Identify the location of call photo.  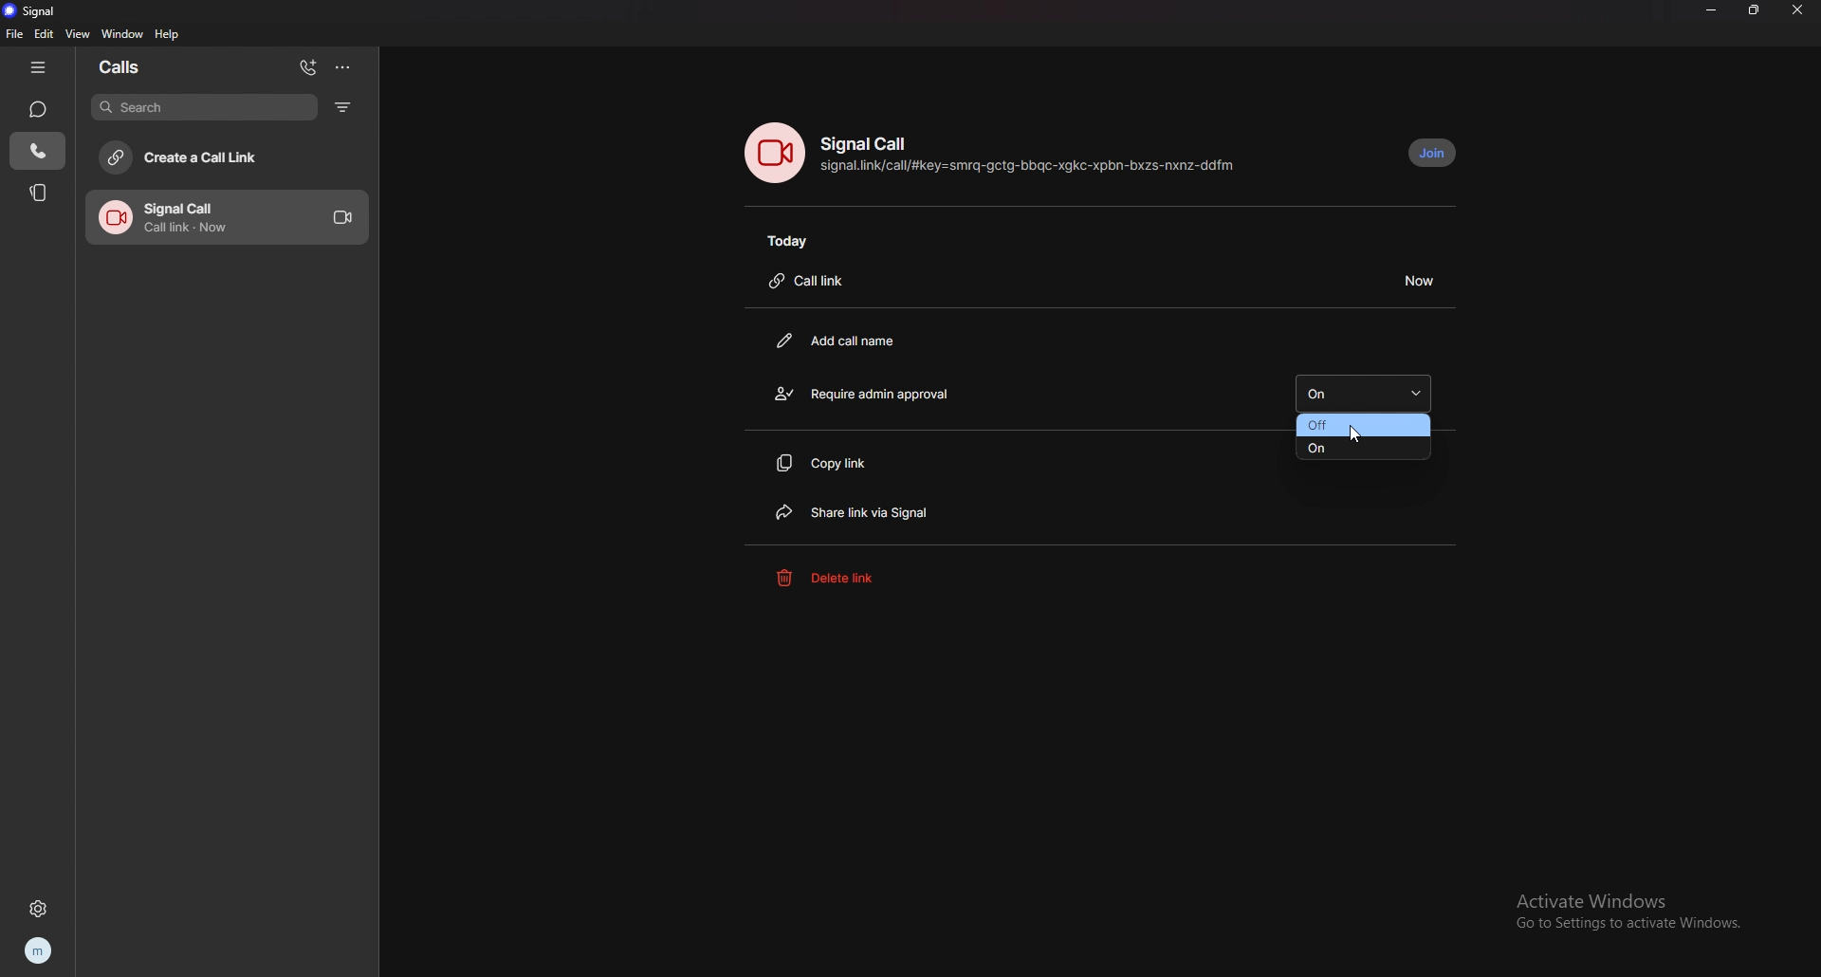
(777, 152).